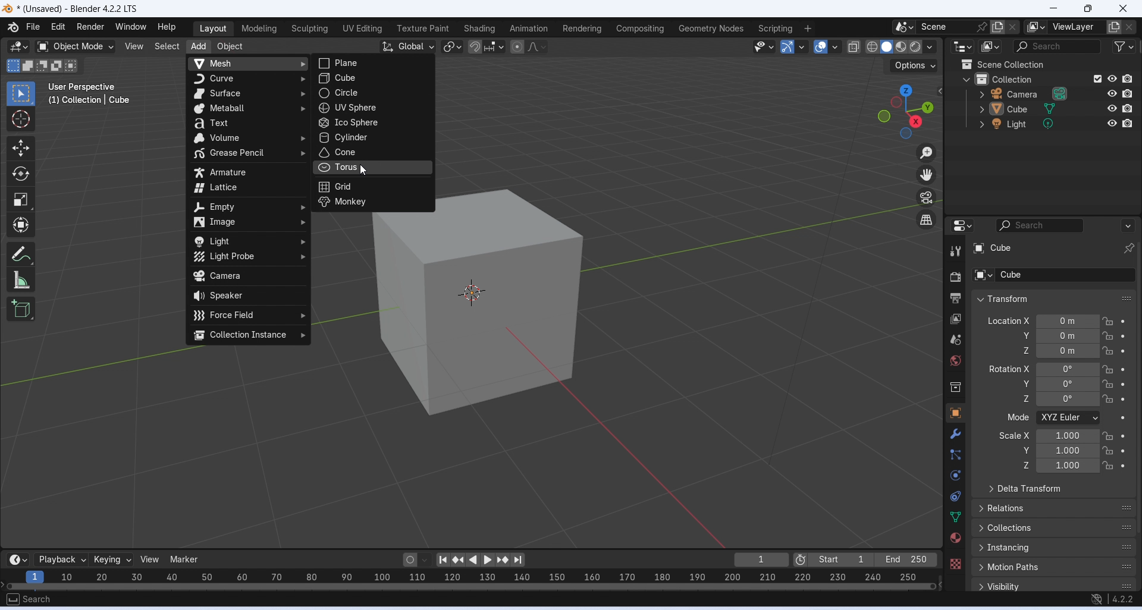 The width and height of the screenshot is (1142, 610). What do you see at coordinates (247, 64) in the screenshot?
I see `mesh` at bounding box center [247, 64].